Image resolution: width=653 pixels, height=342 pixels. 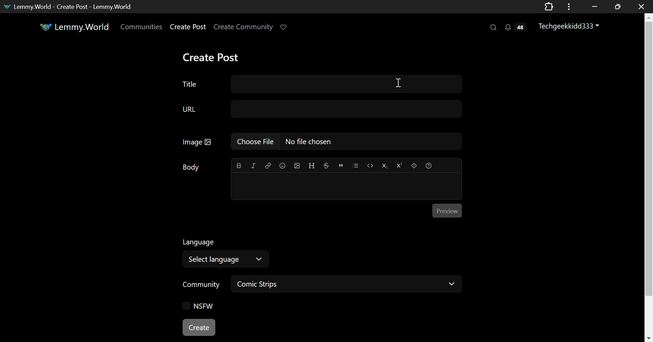 I want to click on Title, so click(x=321, y=83).